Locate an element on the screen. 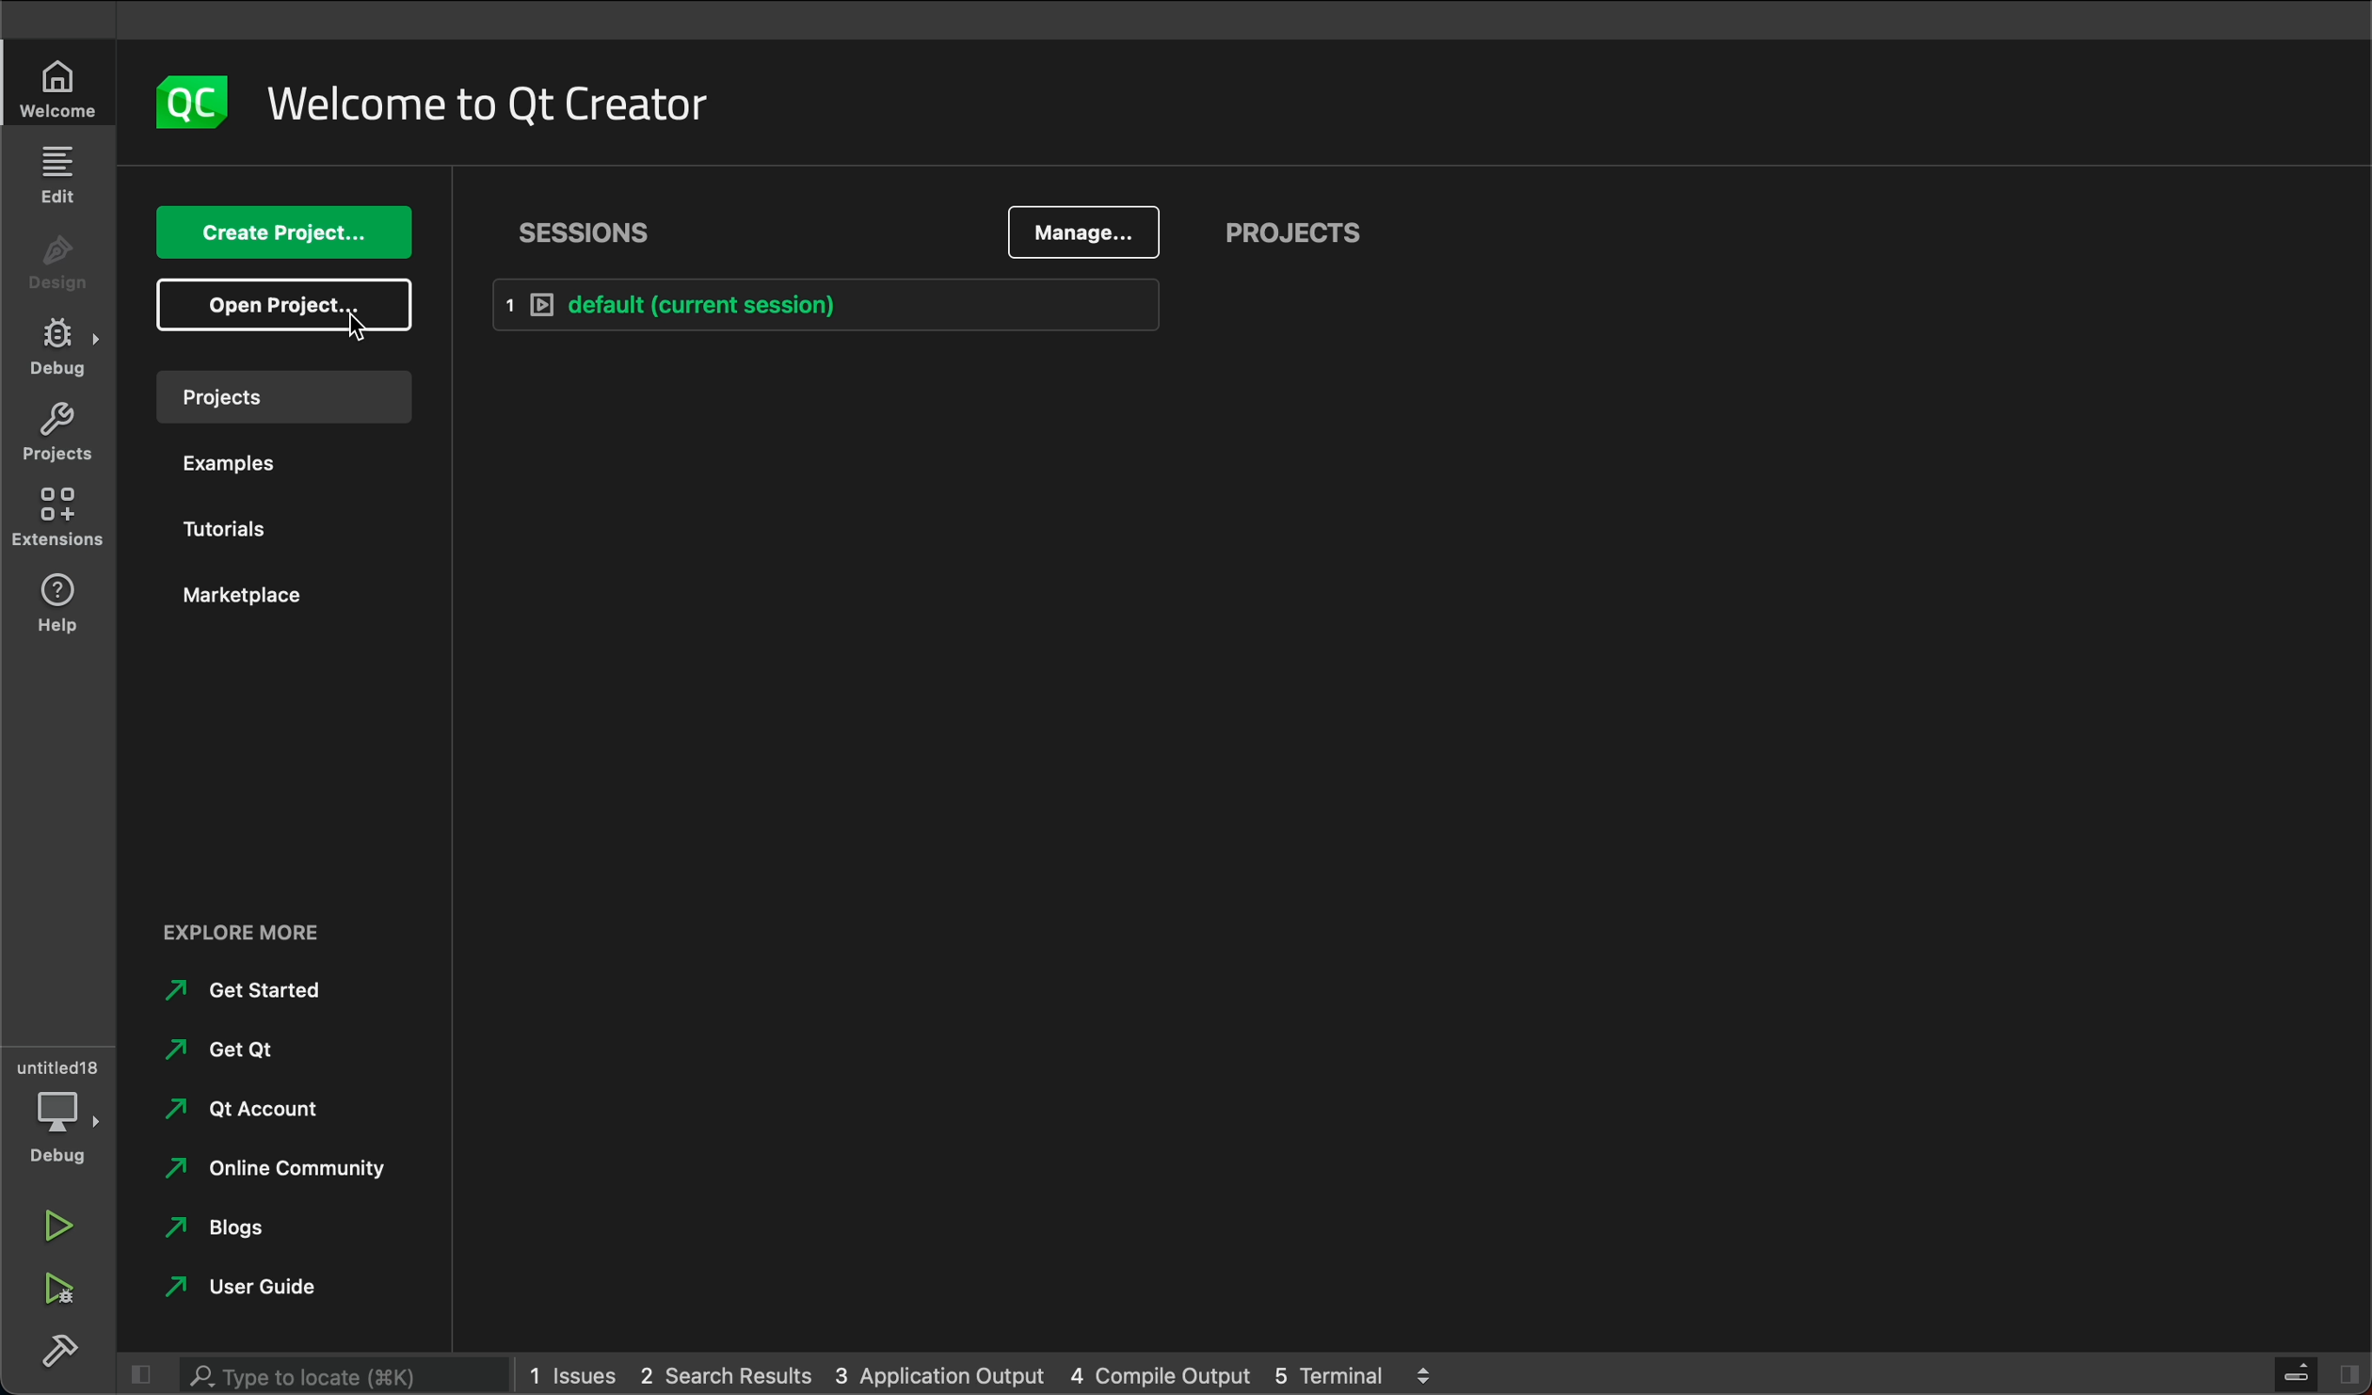 This screenshot has width=2372, height=1395. welcome is located at coordinates (56, 89).